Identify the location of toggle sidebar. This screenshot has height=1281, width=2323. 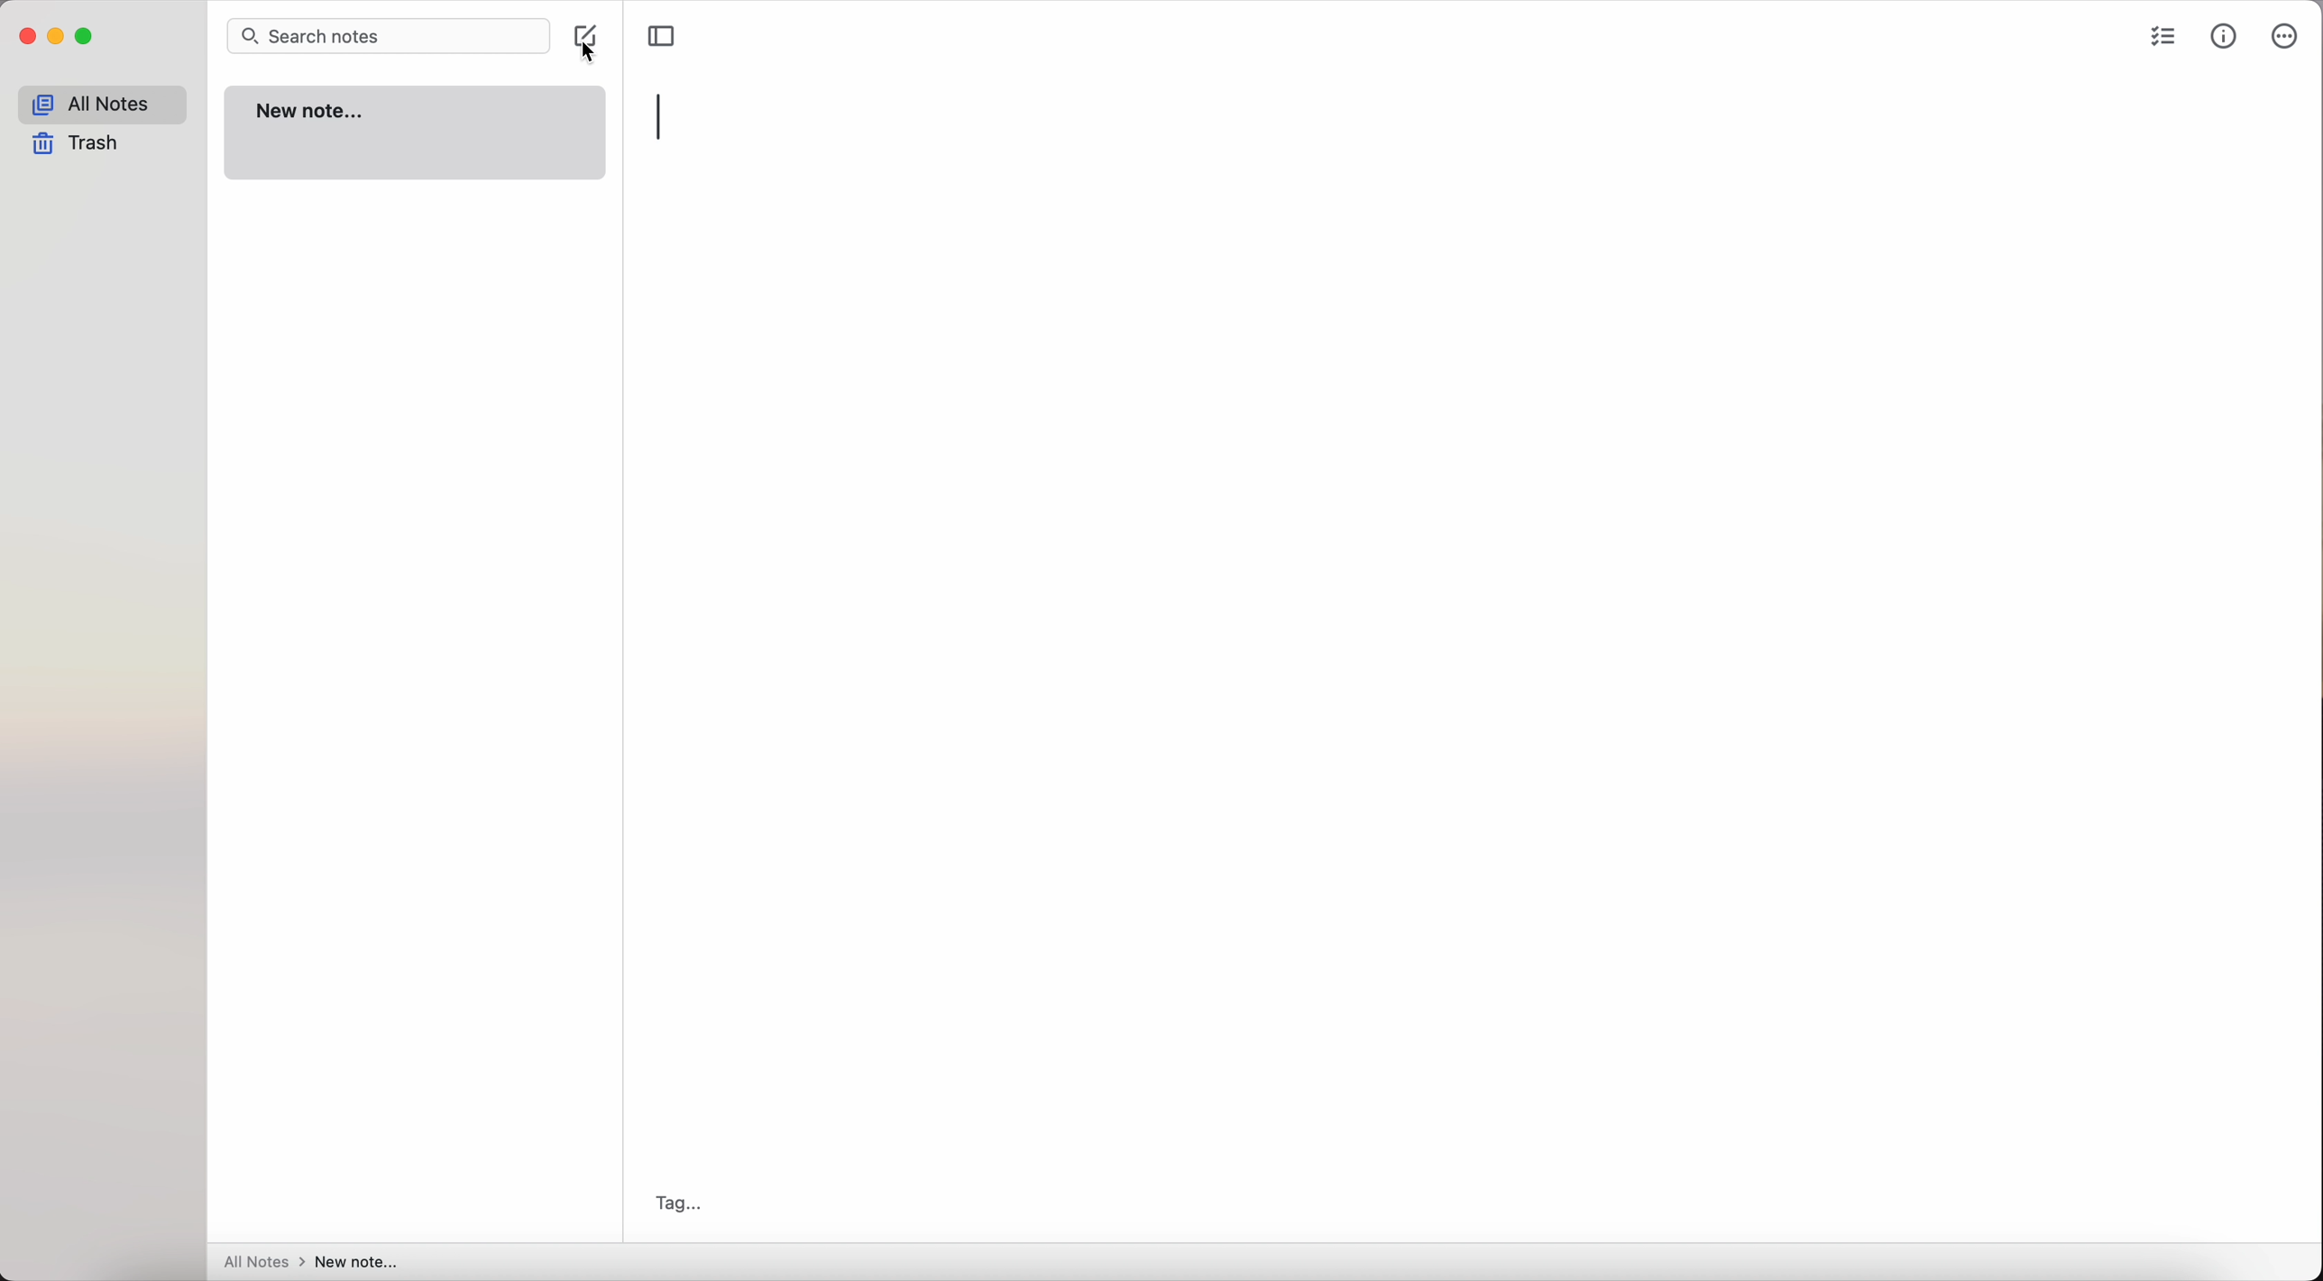
(664, 34).